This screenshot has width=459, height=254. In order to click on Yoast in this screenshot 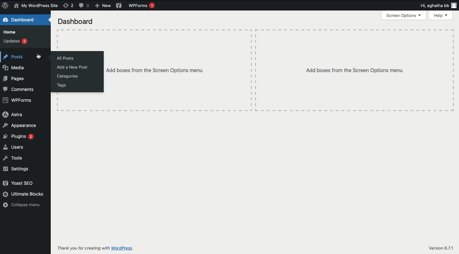, I will do `click(119, 5)`.